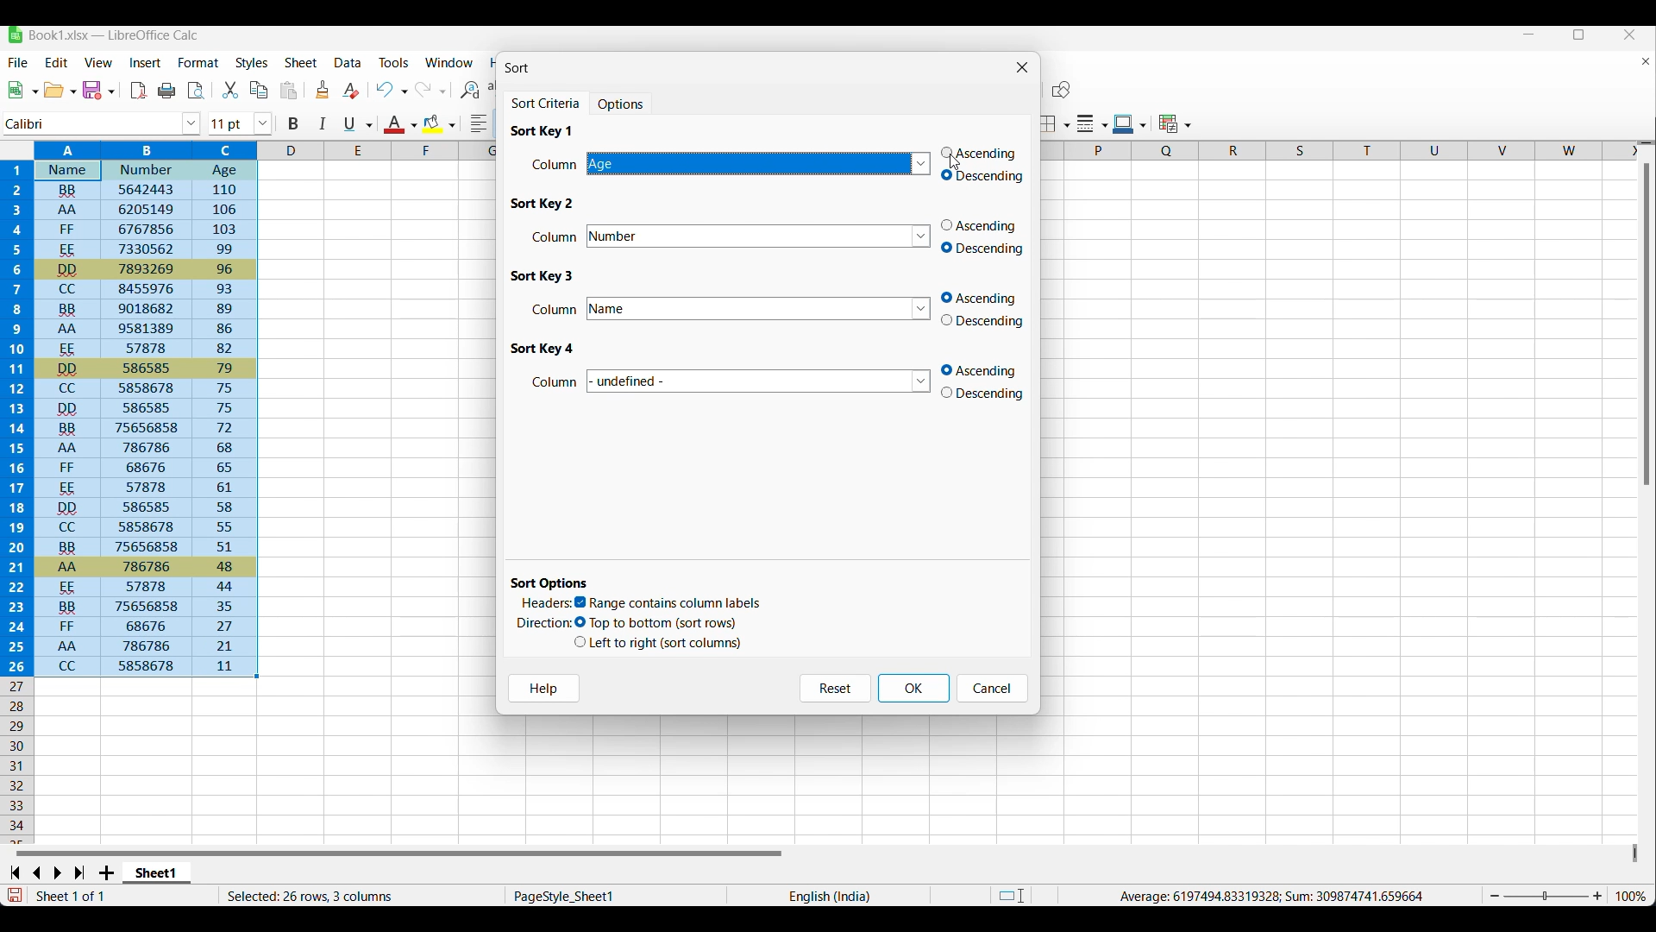 This screenshot has height=932, width=1656. I want to click on Zoom out, so click(1495, 896).